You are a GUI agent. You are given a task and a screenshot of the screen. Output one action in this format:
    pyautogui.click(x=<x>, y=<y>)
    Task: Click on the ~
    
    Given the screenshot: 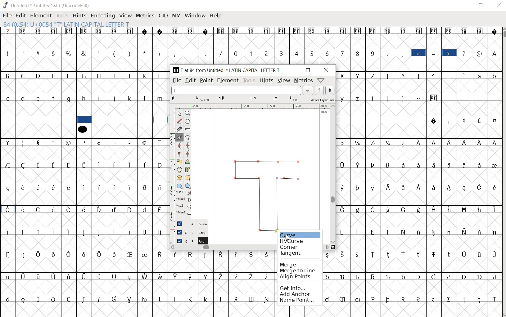 What is the action you would take?
    pyautogui.click(x=419, y=98)
    